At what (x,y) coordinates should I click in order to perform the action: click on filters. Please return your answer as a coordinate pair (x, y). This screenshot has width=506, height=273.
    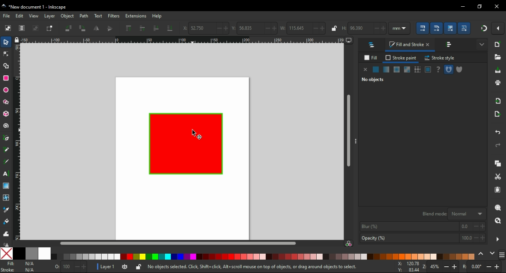
    Looking at the image, I should click on (114, 16).